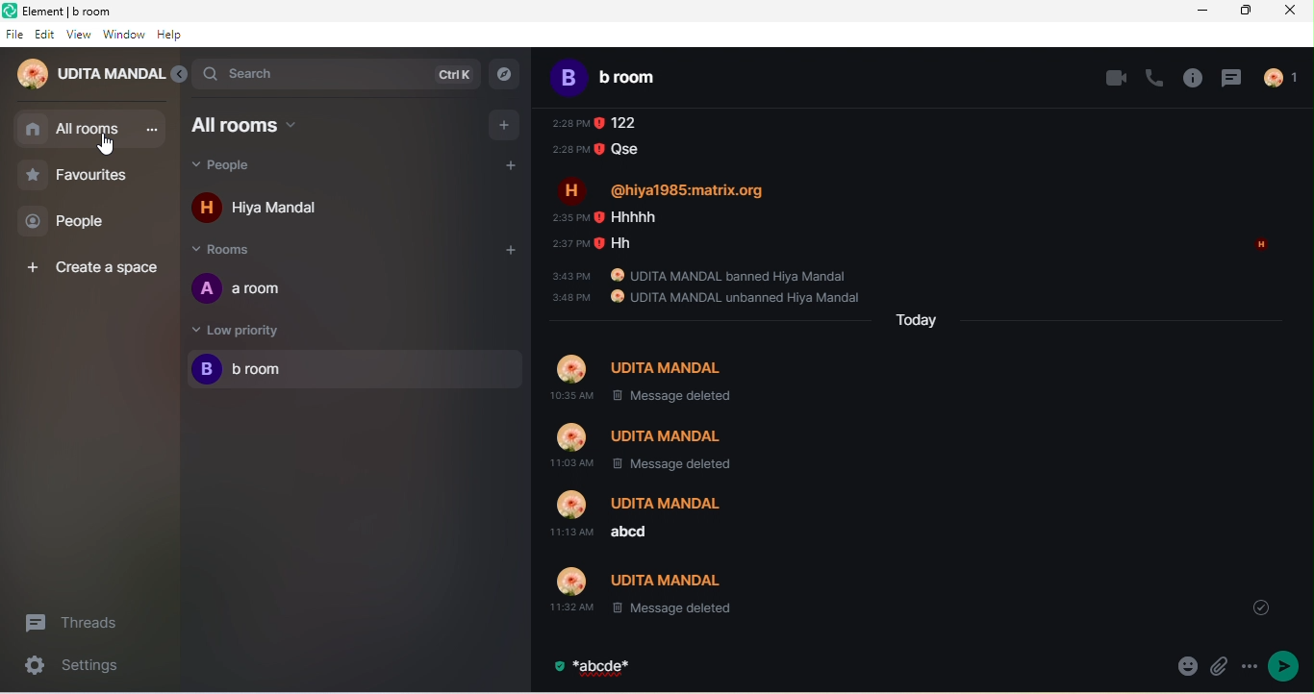  I want to click on low priority, so click(241, 329).